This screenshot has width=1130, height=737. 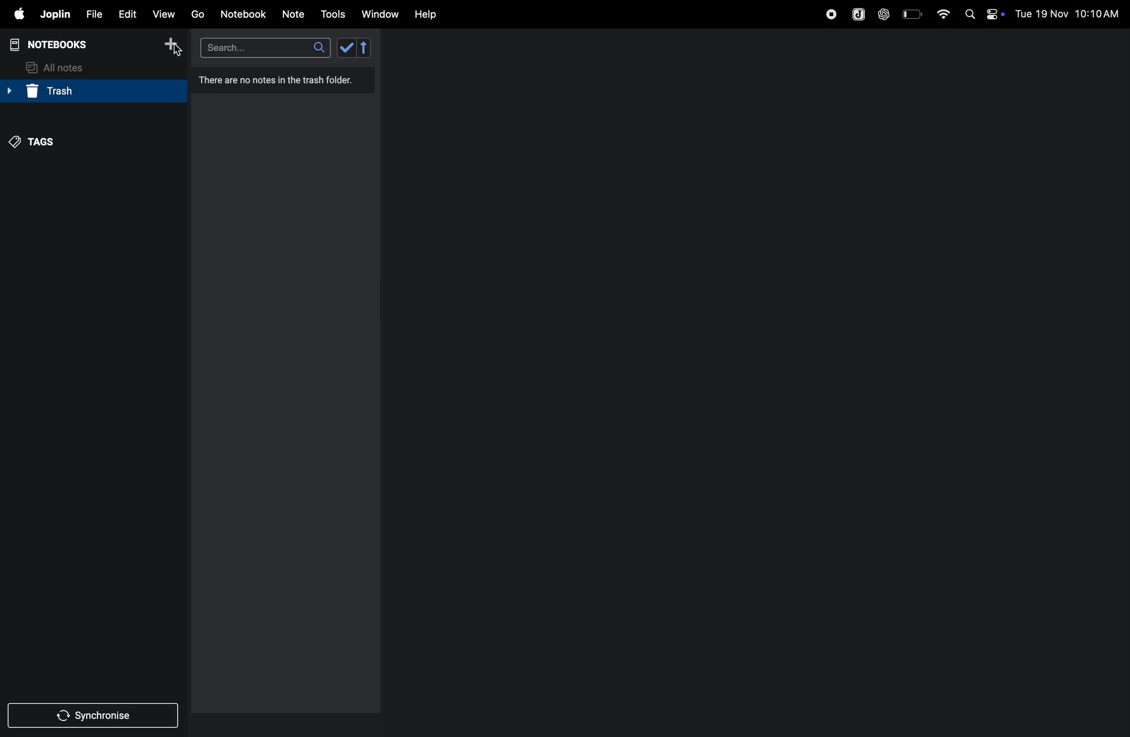 I want to click on joplin, so click(x=856, y=13).